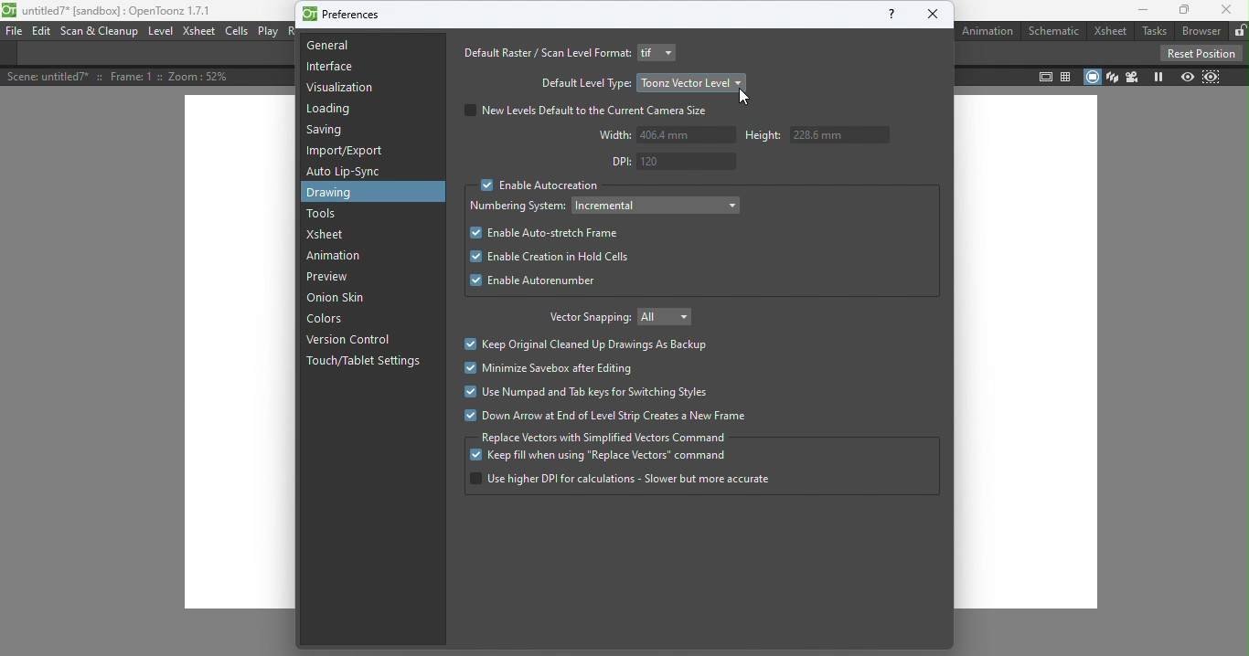  Describe the element at coordinates (749, 101) in the screenshot. I see `cursor` at that location.